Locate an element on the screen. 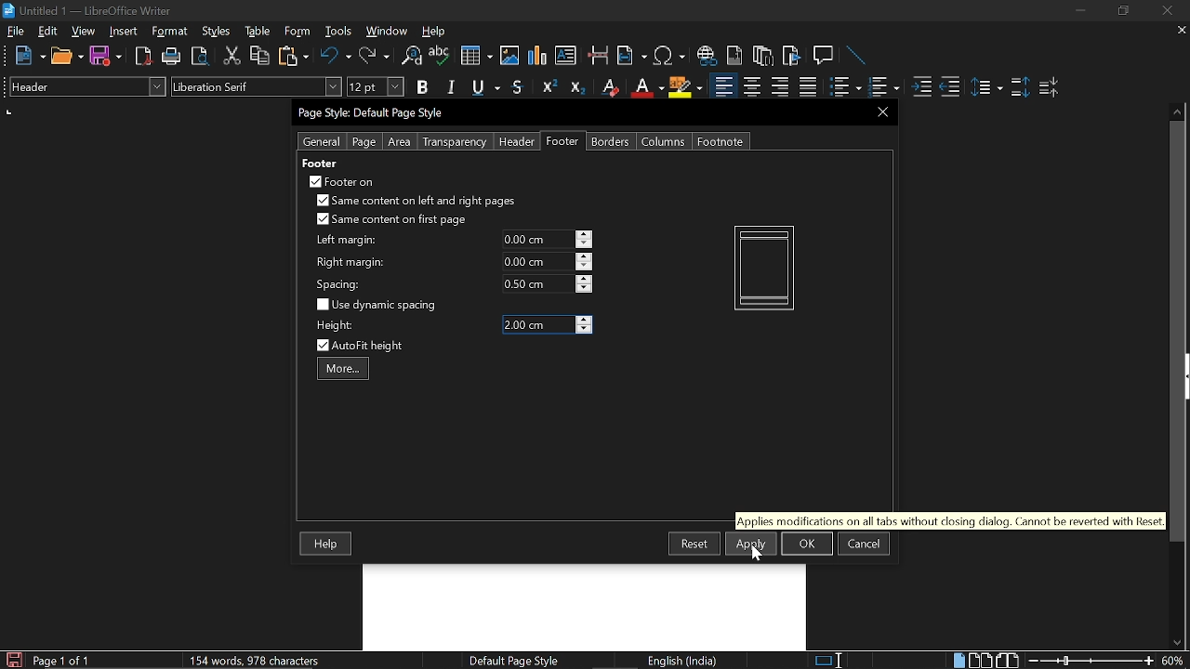 Image resolution: width=1190 pixels, height=669 pixels. cancel is located at coordinates (864, 544).